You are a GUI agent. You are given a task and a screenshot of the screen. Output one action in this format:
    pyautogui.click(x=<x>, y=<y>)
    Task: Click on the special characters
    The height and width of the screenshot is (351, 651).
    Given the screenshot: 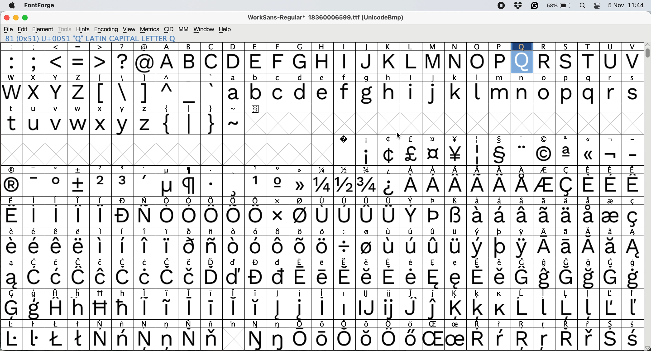 What is the action you would take?
    pyautogui.click(x=324, y=262)
    